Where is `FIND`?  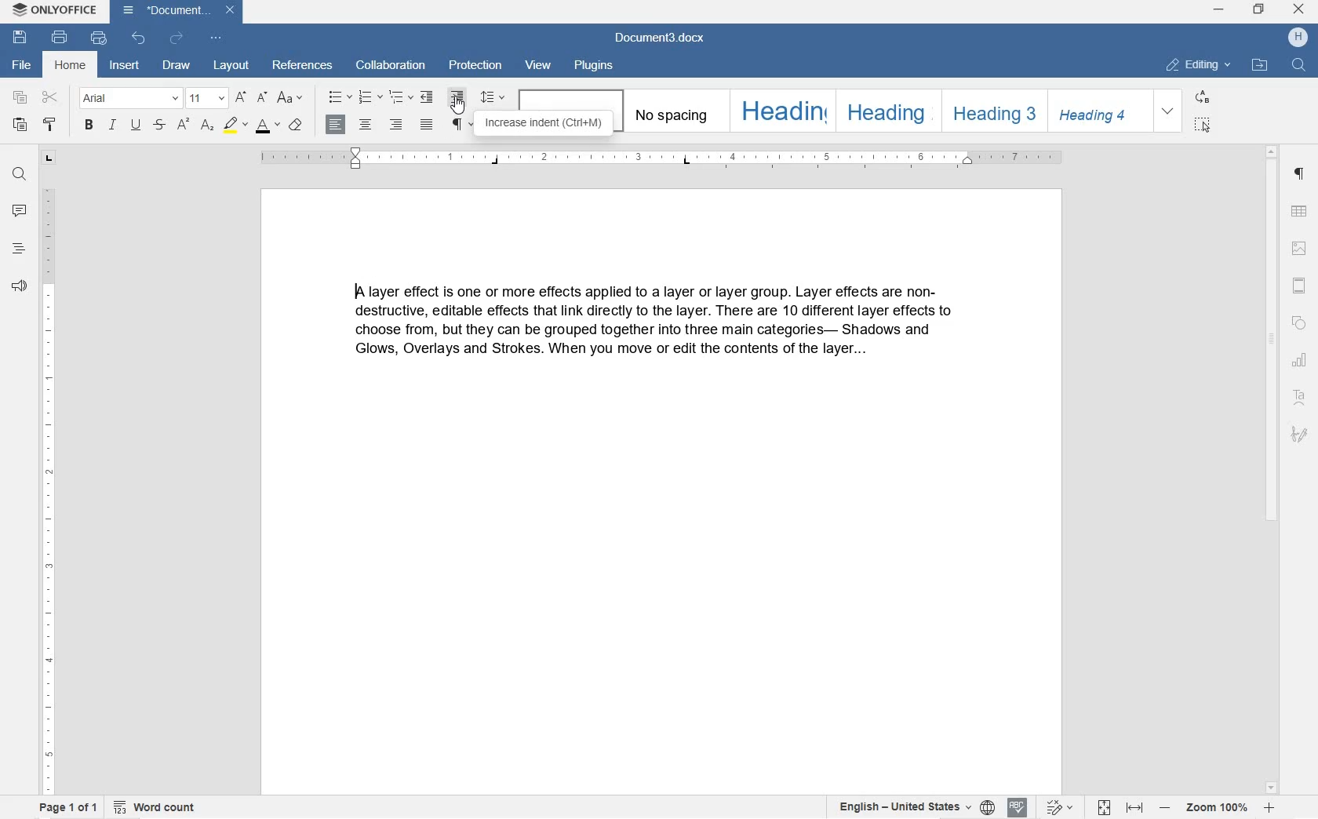 FIND is located at coordinates (20, 176).